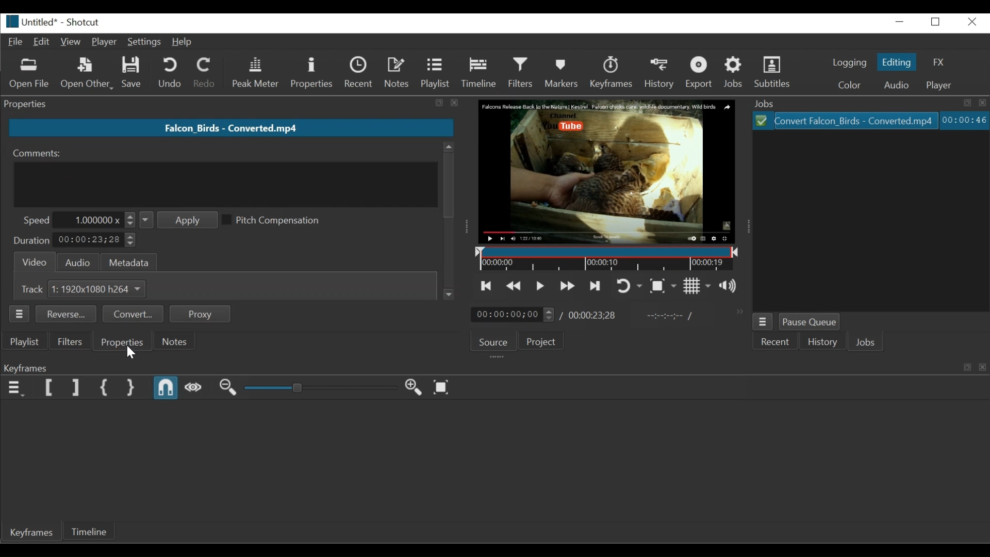 The image size is (990, 557). Describe the element at coordinates (42, 42) in the screenshot. I see `Edit` at that location.